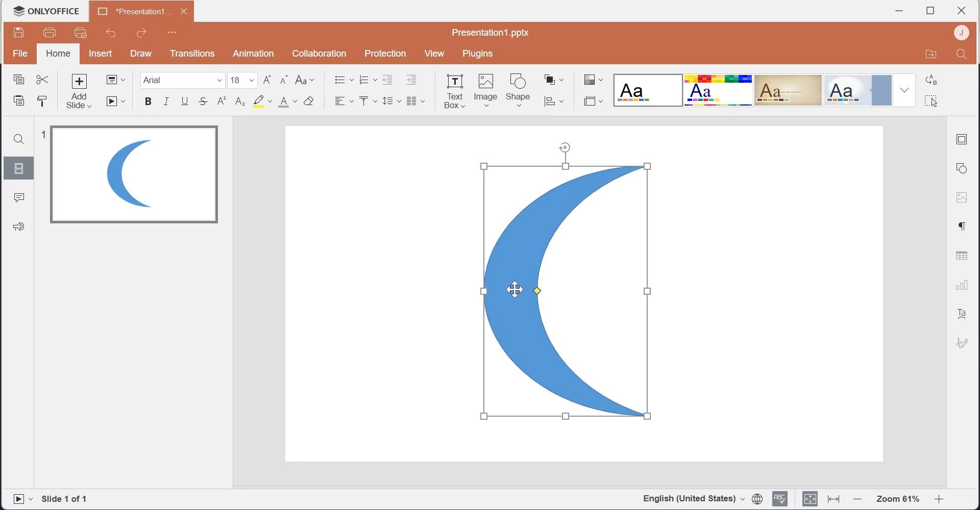 Image resolution: width=980 pixels, height=510 pixels. I want to click on close, so click(184, 11).